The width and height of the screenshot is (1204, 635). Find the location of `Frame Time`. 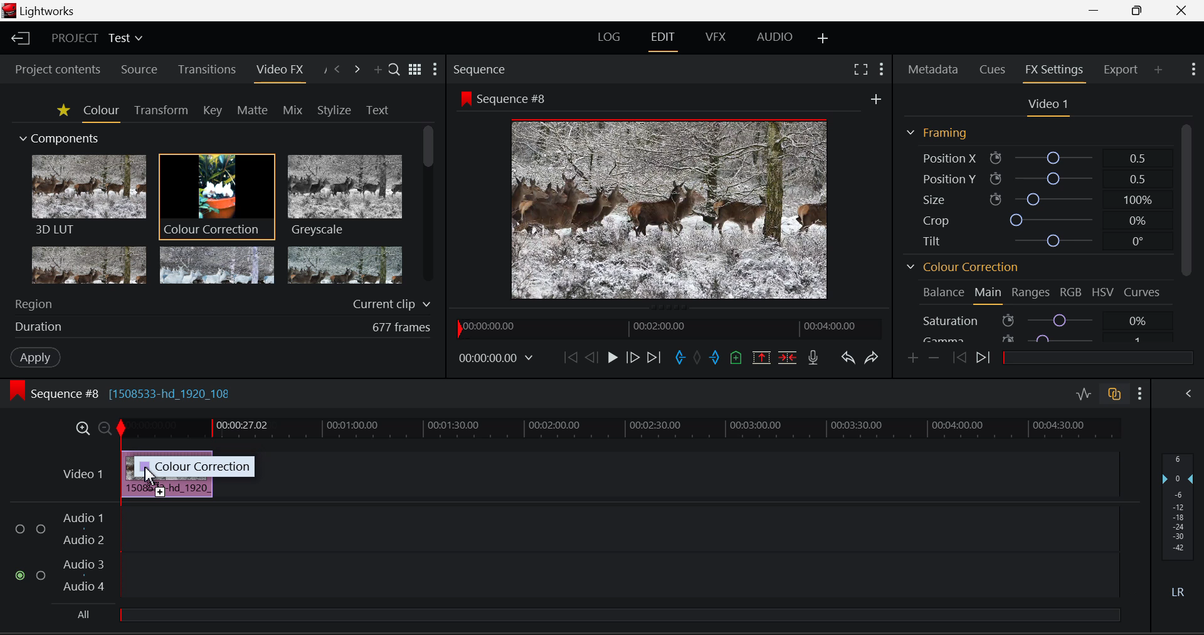

Frame Time is located at coordinates (496, 360).